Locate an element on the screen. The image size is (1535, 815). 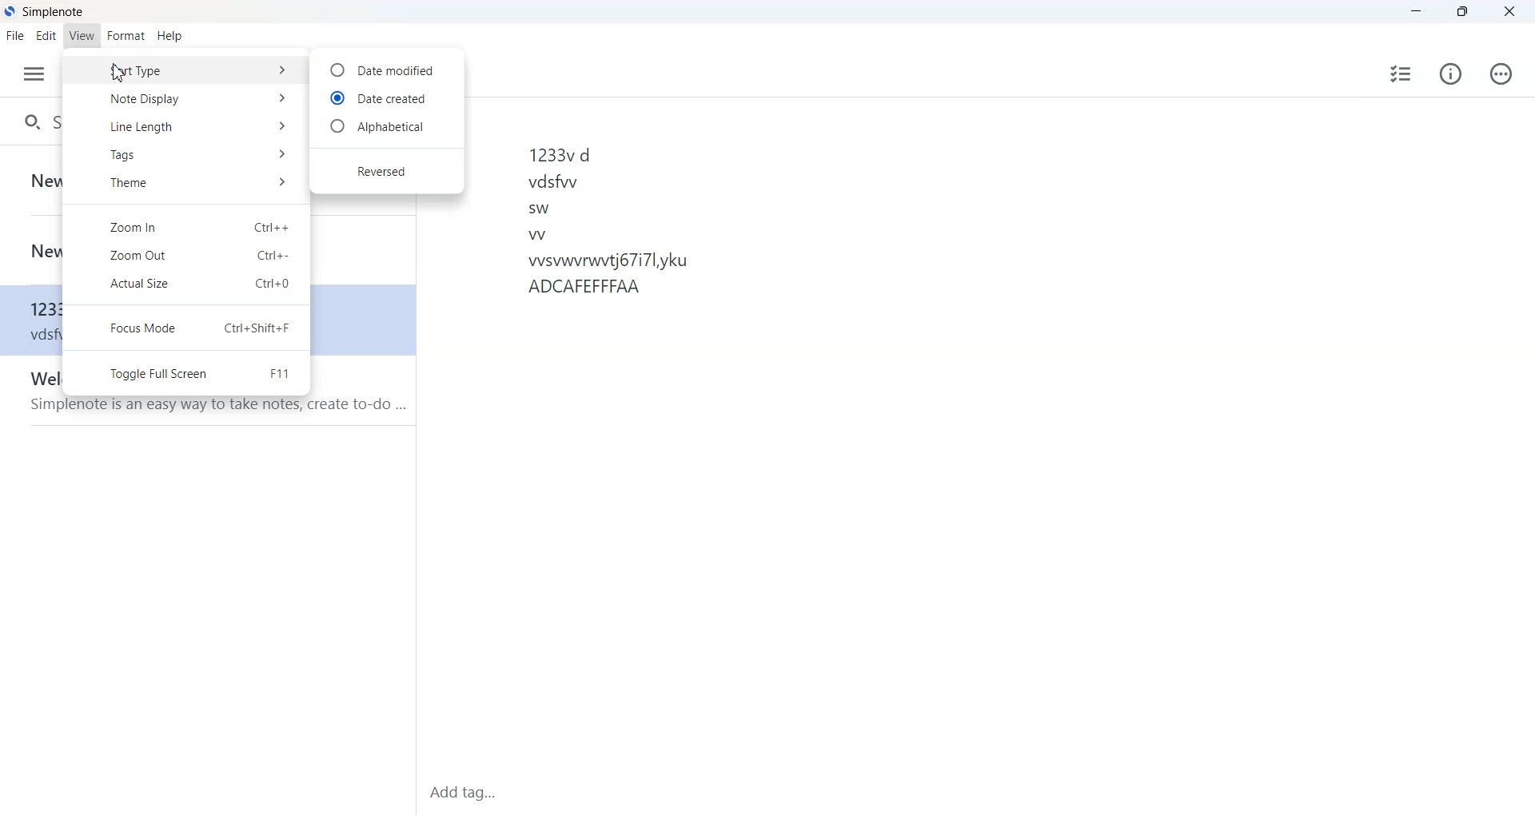
Zoom In is located at coordinates (186, 227).